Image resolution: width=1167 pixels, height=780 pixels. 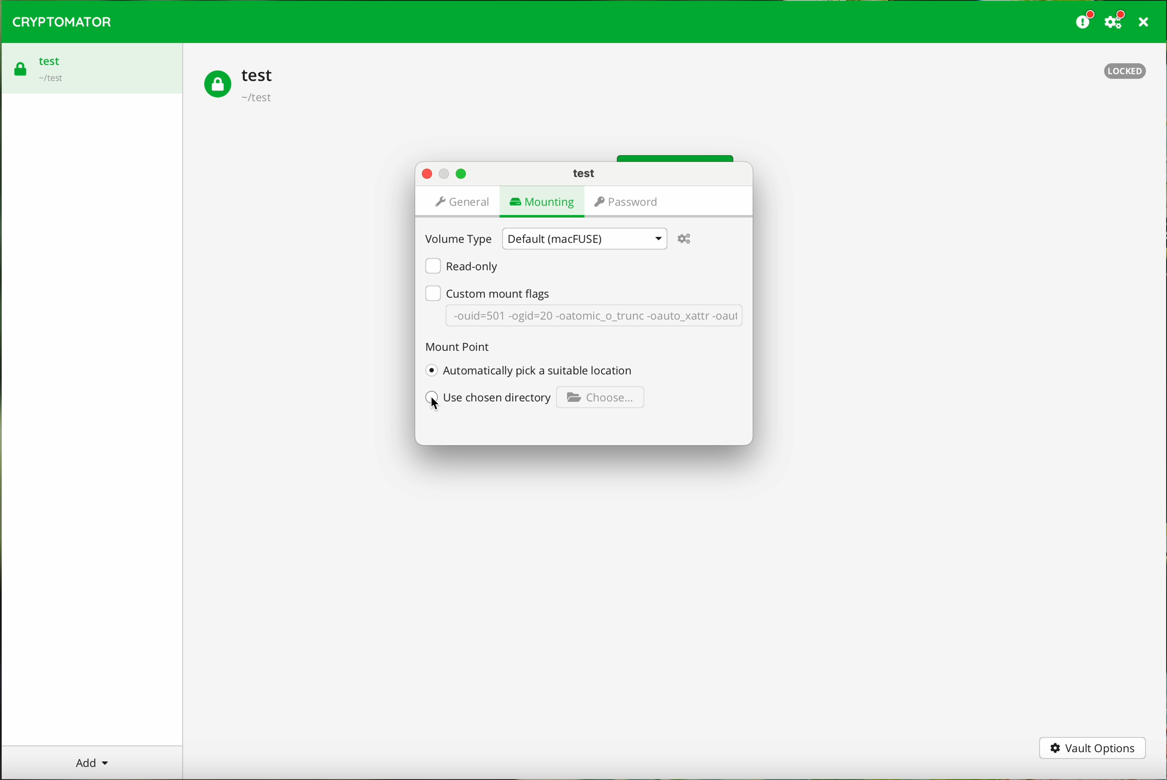 I want to click on test vault, so click(x=92, y=68).